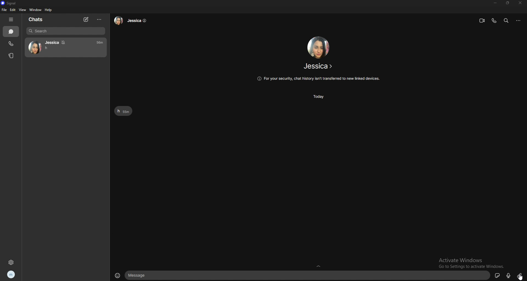  What do you see at coordinates (520, 275) in the screenshot?
I see `attachment` at bounding box center [520, 275].